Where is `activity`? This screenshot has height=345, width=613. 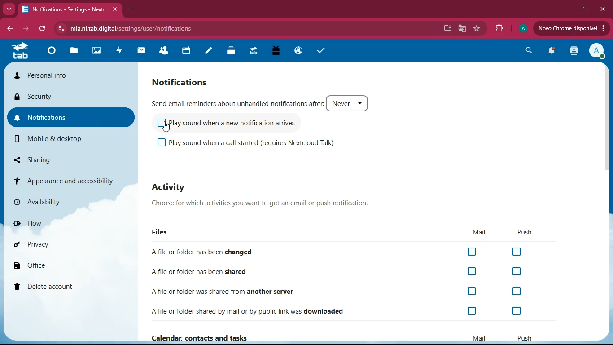
activity is located at coordinates (121, 51).